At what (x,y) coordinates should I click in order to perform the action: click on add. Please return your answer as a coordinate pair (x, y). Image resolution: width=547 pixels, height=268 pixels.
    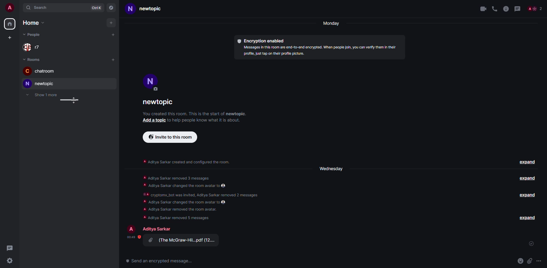
    Looking at the image, I should click on (154, 121).